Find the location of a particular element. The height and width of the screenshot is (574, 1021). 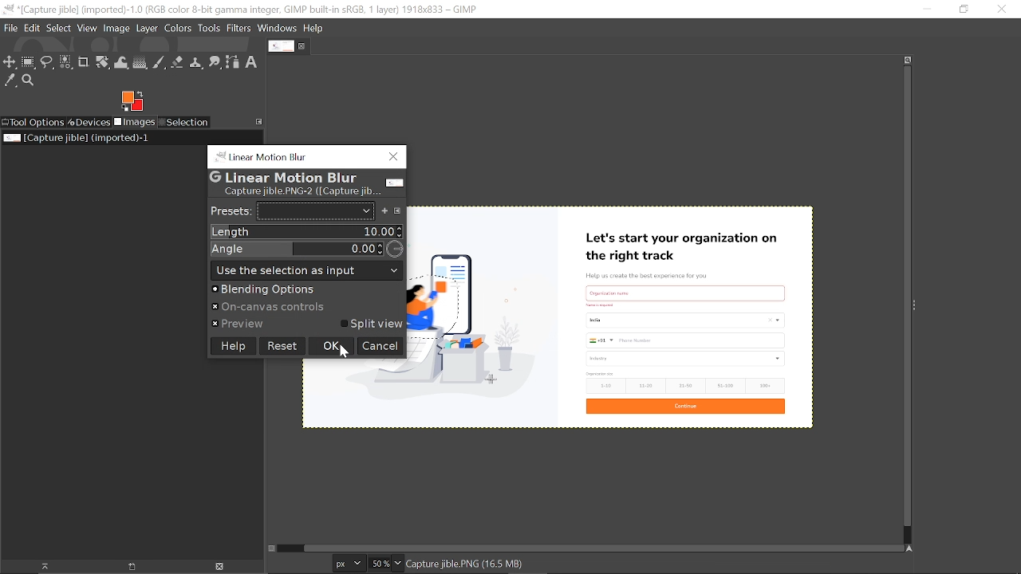

Cursor here is located at coordinates (352, 354).